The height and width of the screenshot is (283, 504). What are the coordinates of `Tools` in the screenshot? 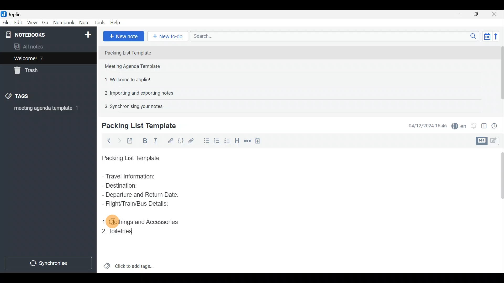 It's located at (101, 23).